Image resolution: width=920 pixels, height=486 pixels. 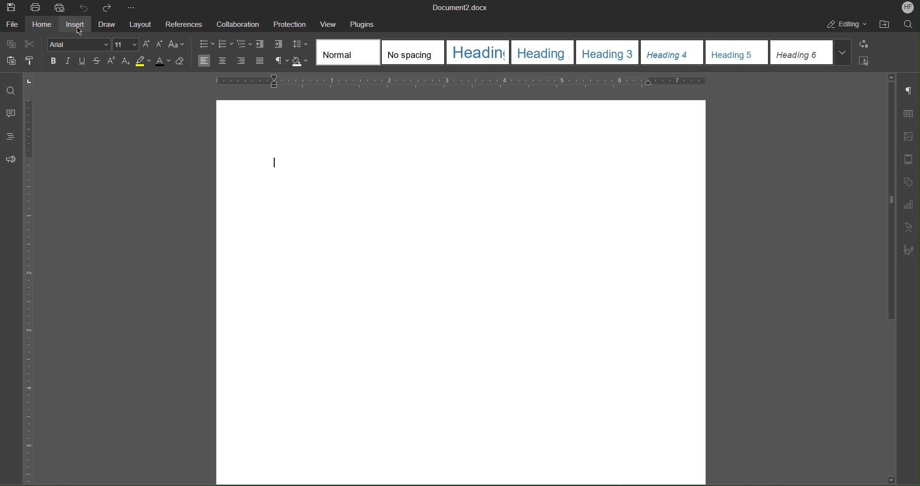 I want to click on Insert, so click(x=76, y=23).